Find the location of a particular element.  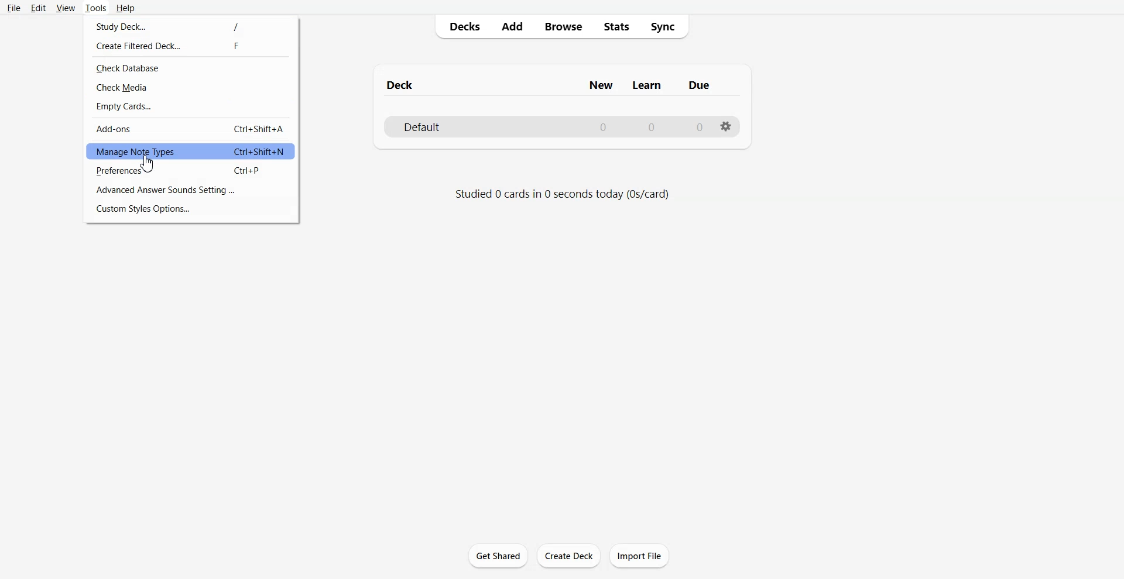

File is located at coordinates (14, 8).